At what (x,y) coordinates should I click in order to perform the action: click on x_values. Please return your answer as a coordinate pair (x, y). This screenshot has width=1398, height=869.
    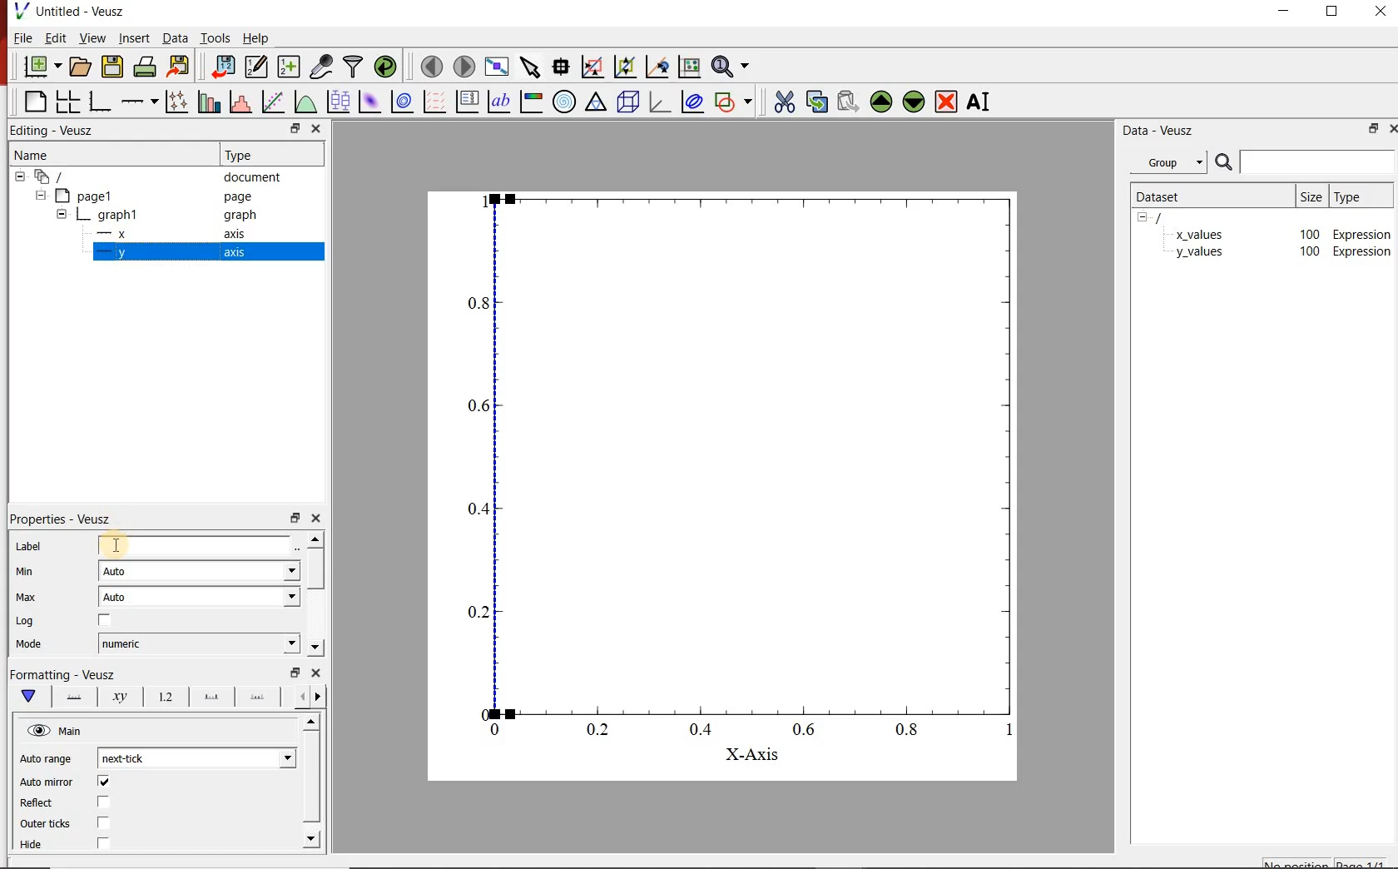
    Looking at the image, I should click on (1199, 233).